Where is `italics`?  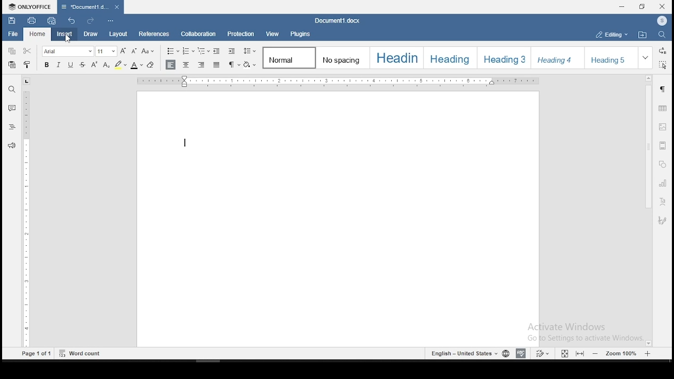 italics is located at coordinates (60, 64).